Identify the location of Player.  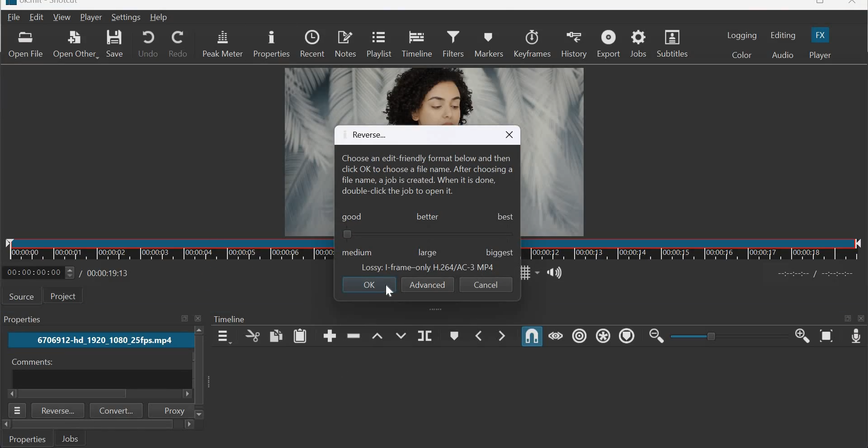
(91, 17).